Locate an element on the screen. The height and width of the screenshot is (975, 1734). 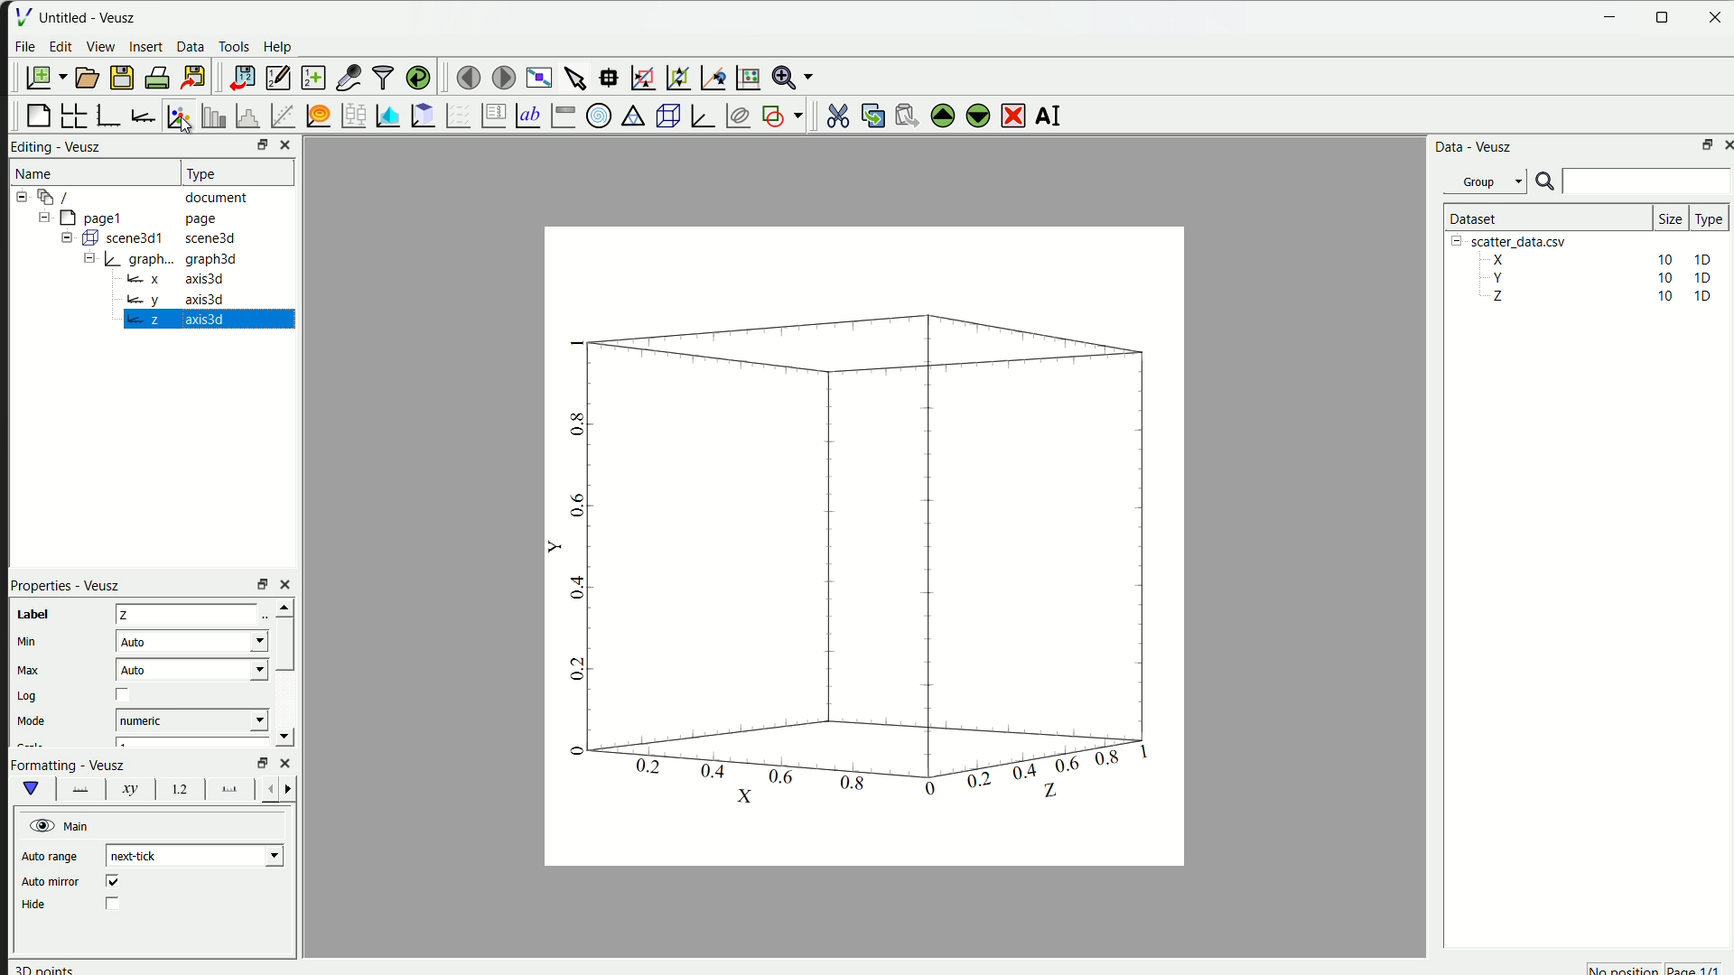
view plot full screen is located at coordinates (536, 75).